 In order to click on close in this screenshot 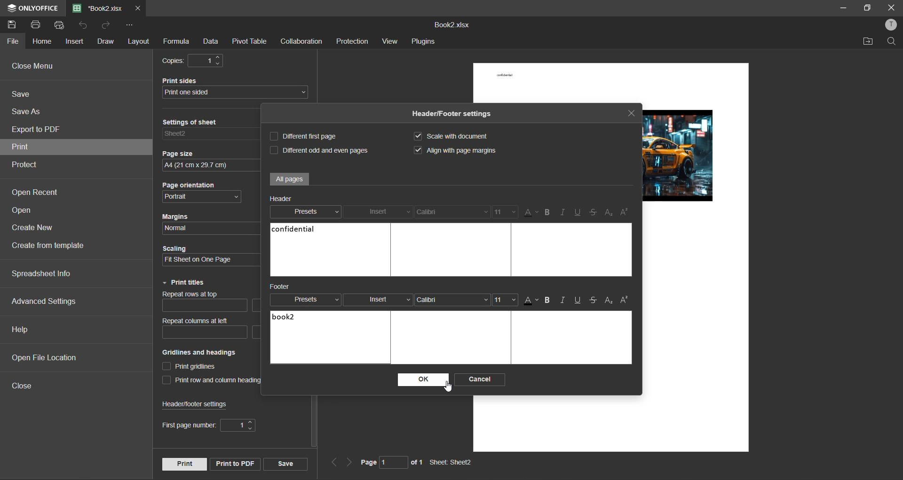, I will do `click(23, 386)`.